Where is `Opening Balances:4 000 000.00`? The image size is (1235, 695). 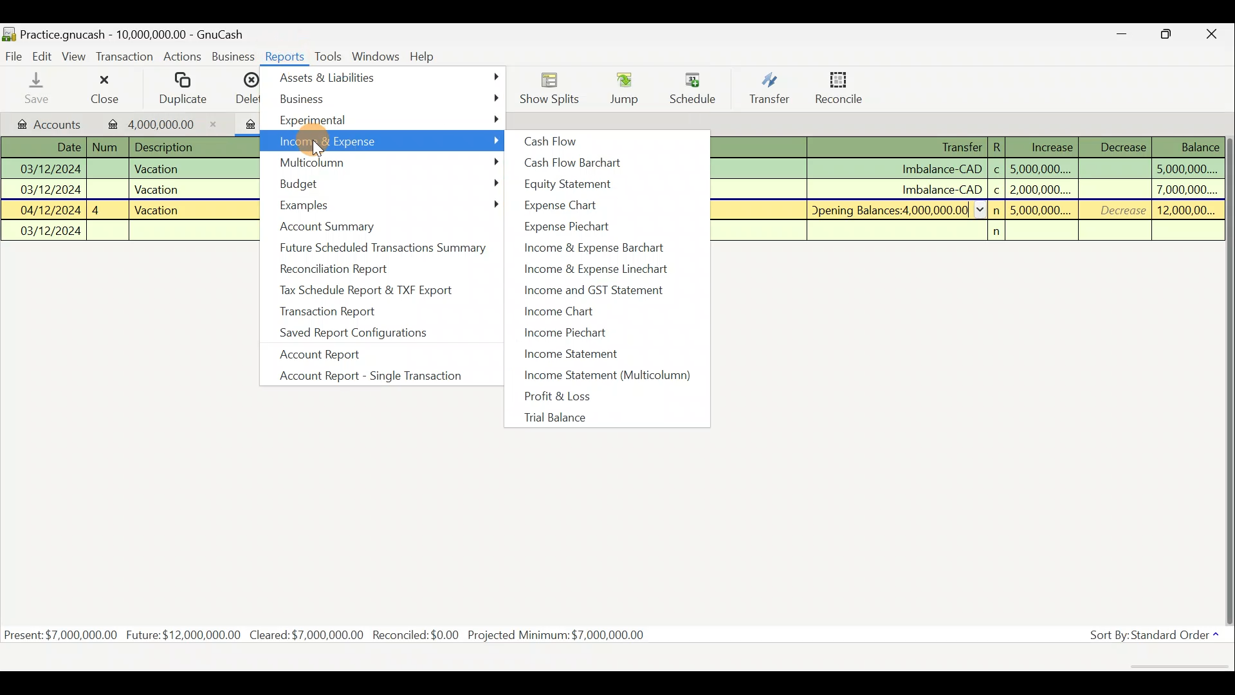 Opening Balances:4 000 000.00 is located at coordinates (891, 210).